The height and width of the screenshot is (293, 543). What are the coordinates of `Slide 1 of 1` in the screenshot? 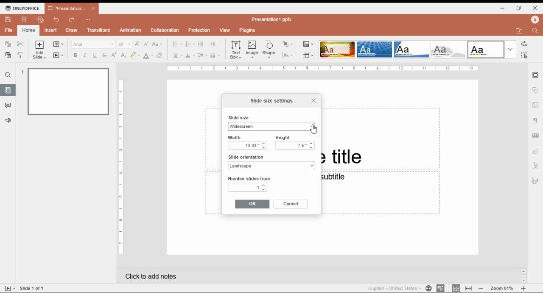 It's located at (34, 288).